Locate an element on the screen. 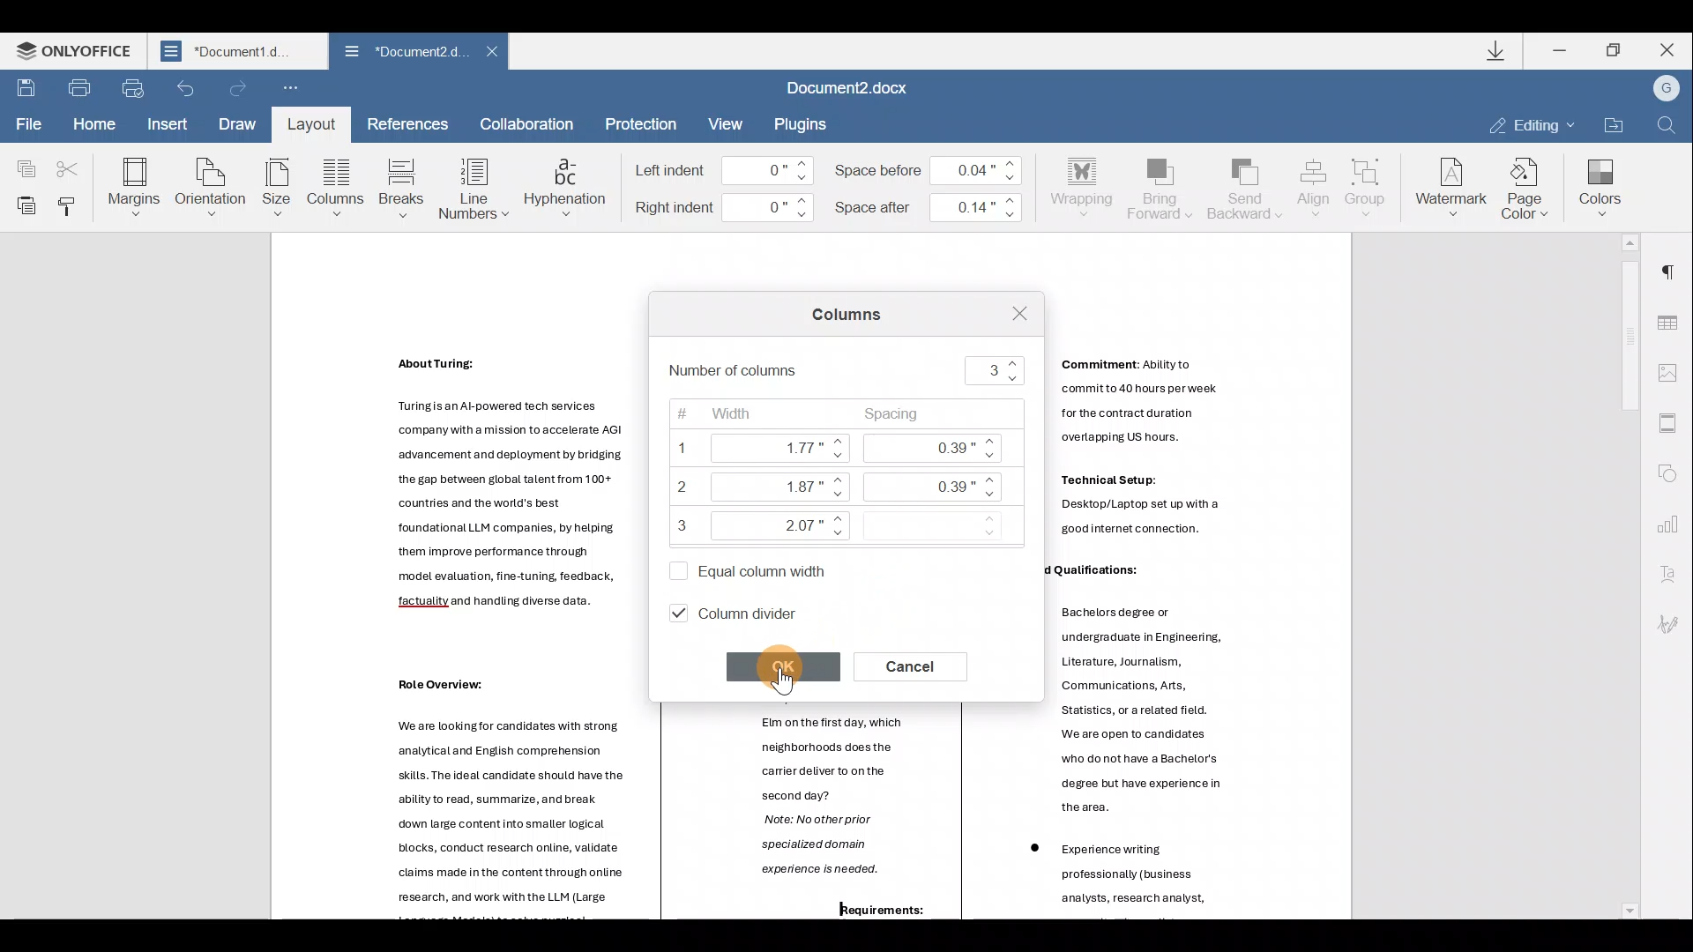  Wrapping is located at coordinates (1085, 184).